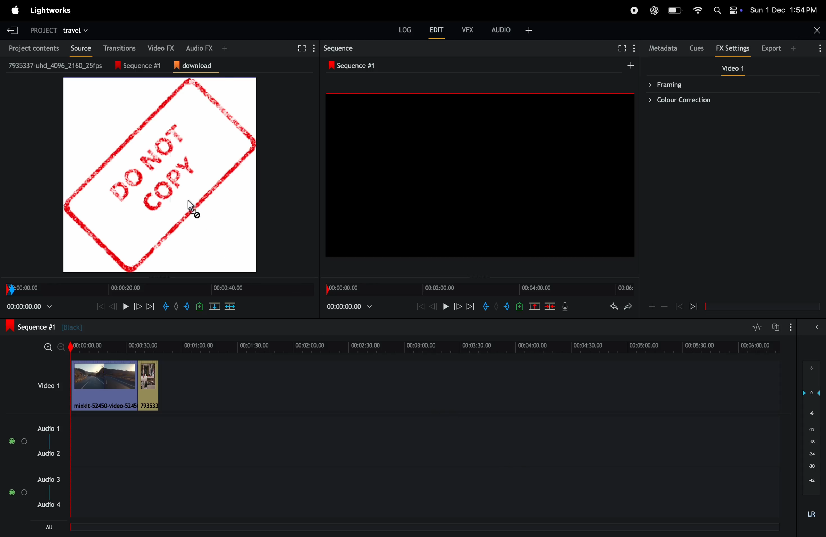 The image size is (826, 537). Describe the element at coordinates (12, 30) in the screenshot. I see `exit` at that location.